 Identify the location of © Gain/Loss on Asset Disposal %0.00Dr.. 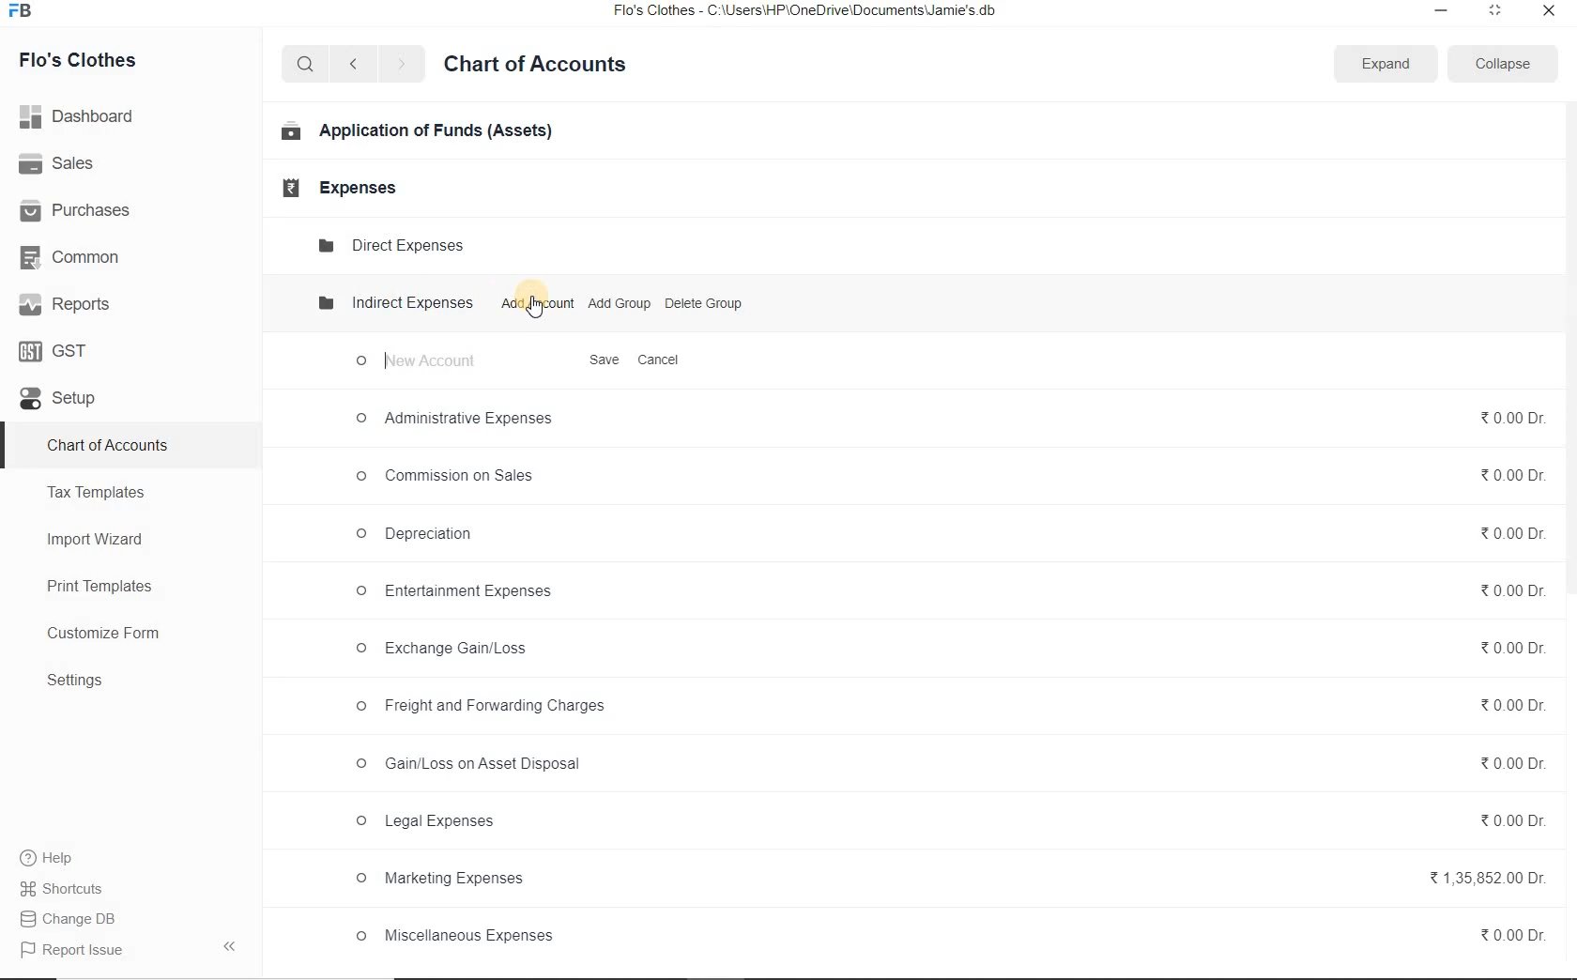
(950, 767).